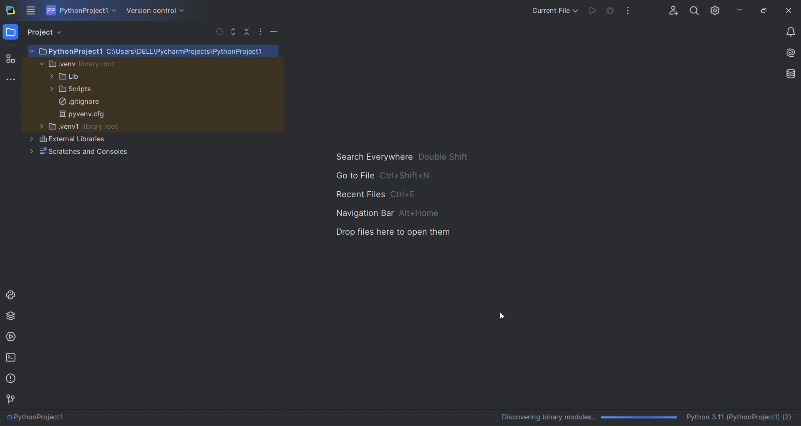  I want to click on probleems, so click(12, 378).